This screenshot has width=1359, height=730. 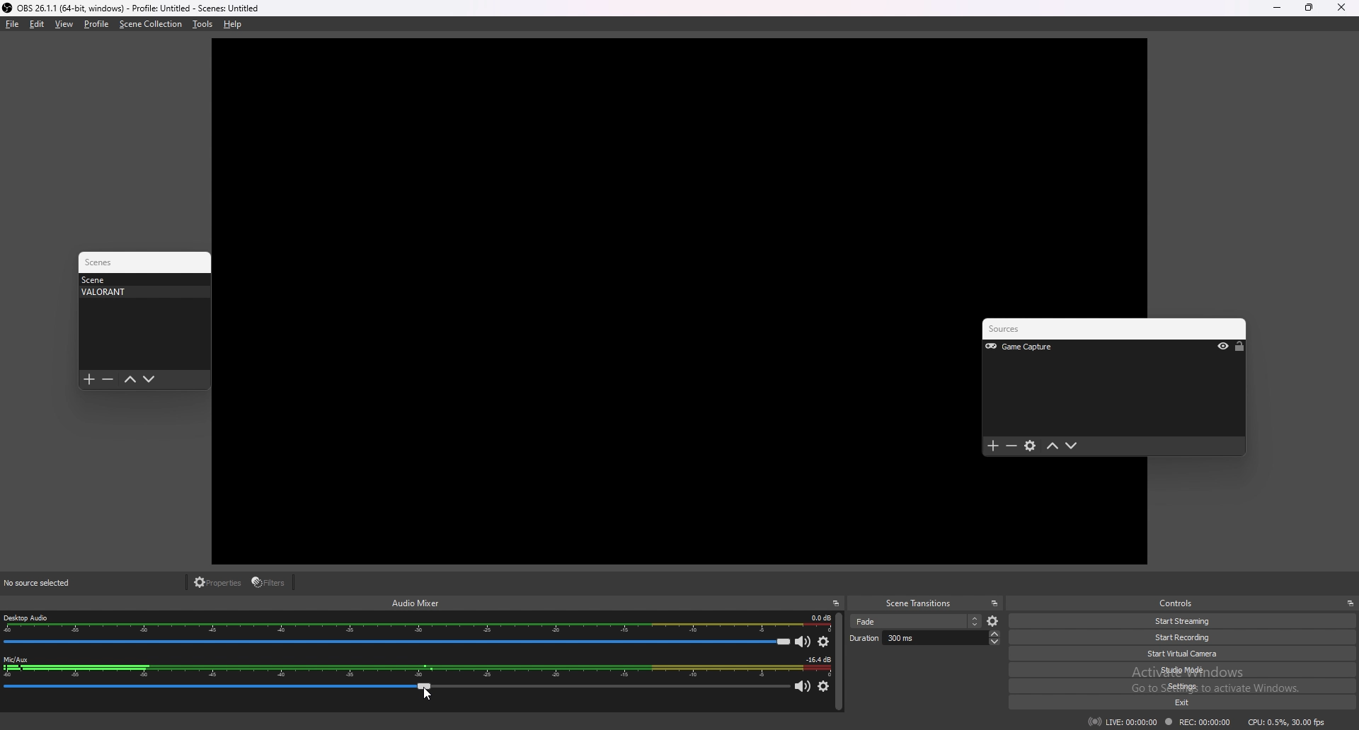 What do you see at coordinates (824, 642) in the screenshot?
I see `desktop audio settings` at bounding box center [824, 642].